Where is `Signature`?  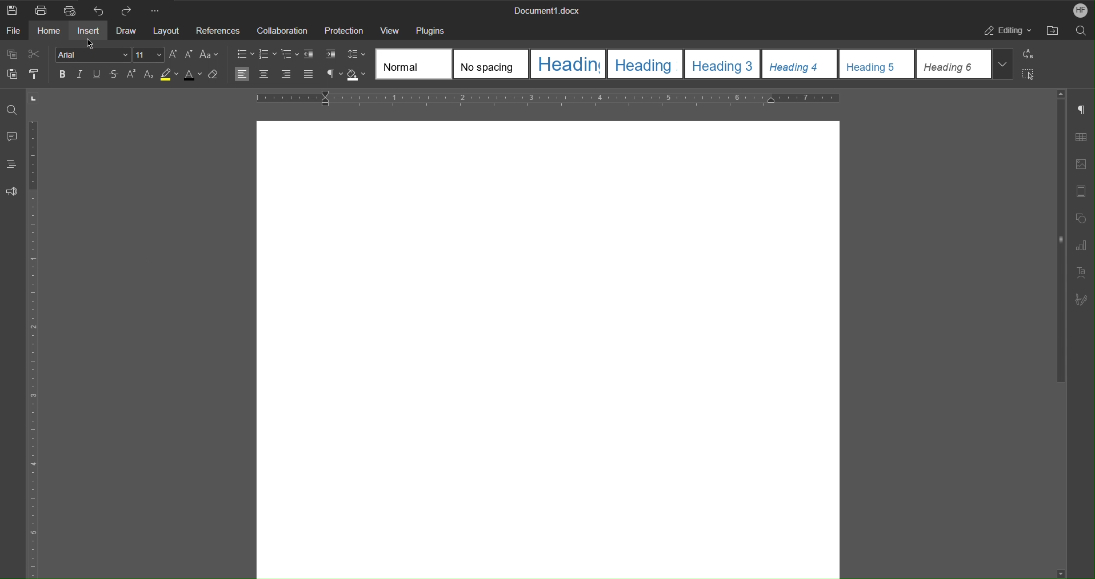
Signature is located at coordinates (1079, 299).